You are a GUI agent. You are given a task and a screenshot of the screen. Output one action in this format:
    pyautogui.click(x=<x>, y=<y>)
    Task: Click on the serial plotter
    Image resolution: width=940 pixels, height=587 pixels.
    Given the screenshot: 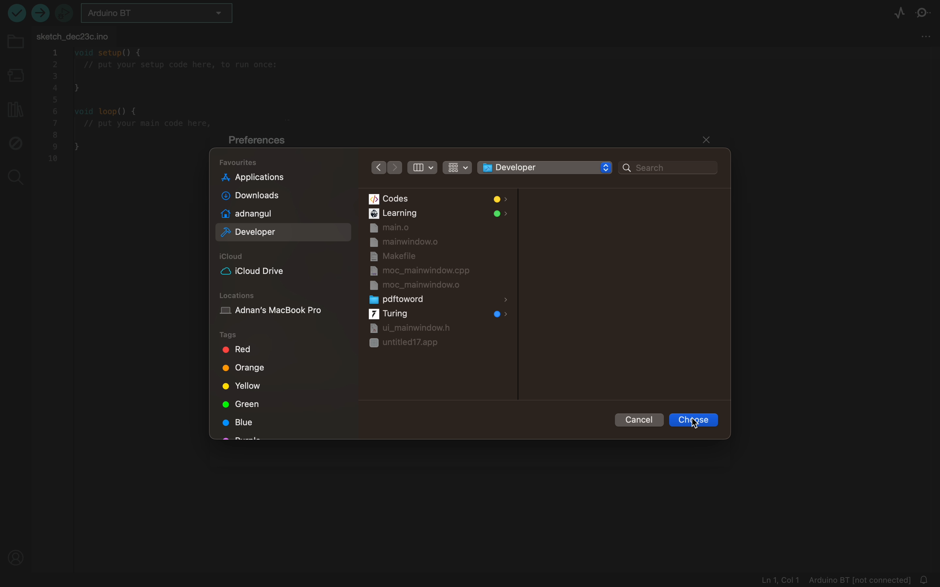 What is the action you would take?
    pyautogui.click(x=895, y=12)
    